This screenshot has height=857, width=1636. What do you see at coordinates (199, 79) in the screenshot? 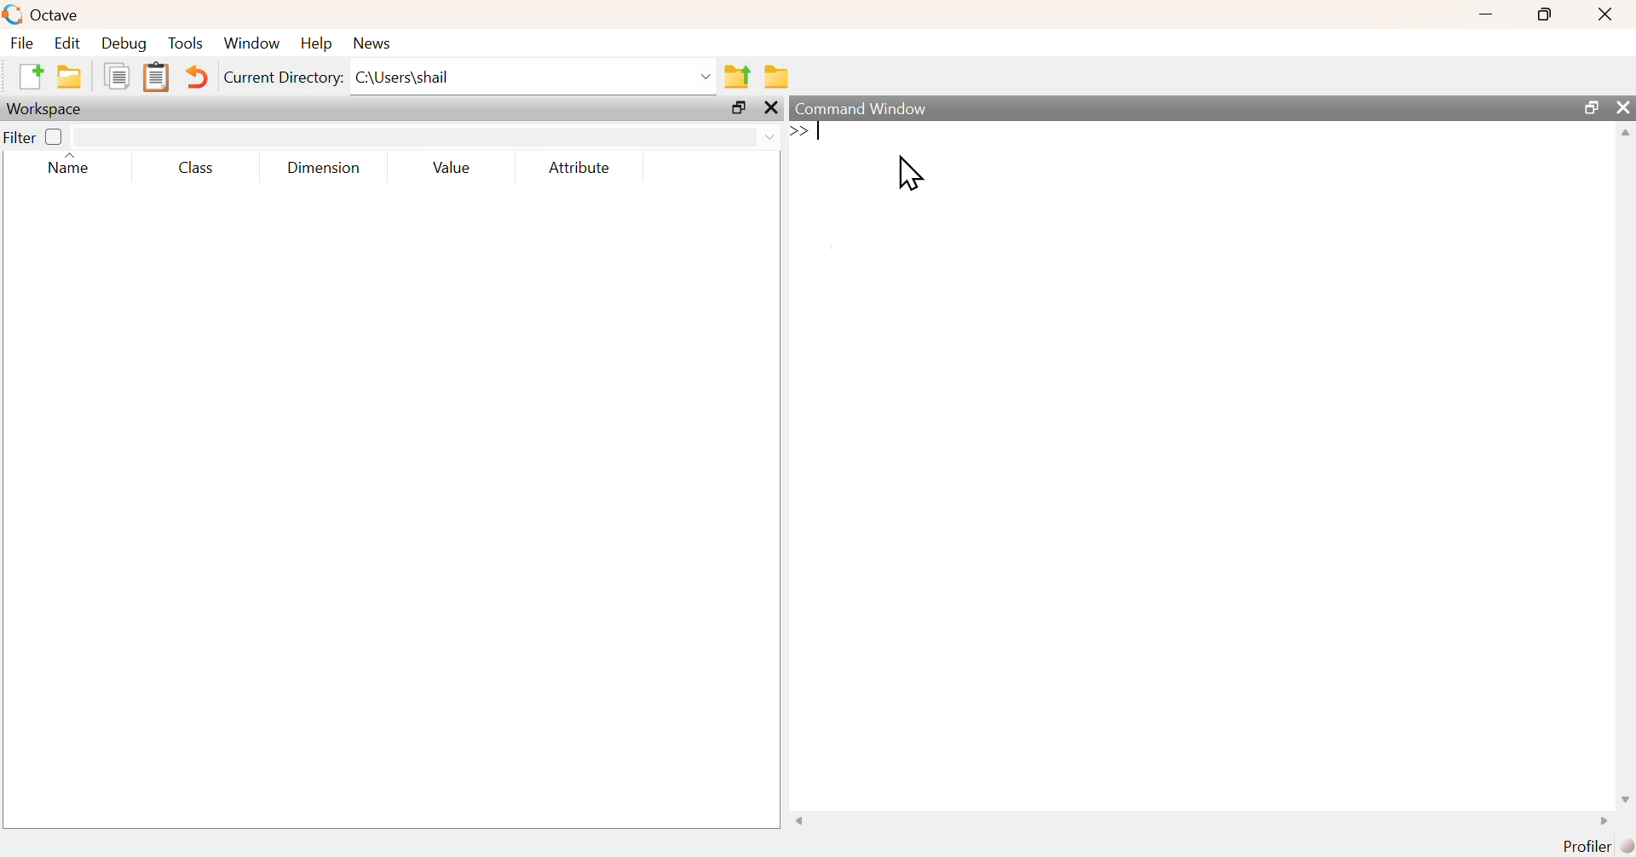
I see `Undo` at bounding box center [199, 79].